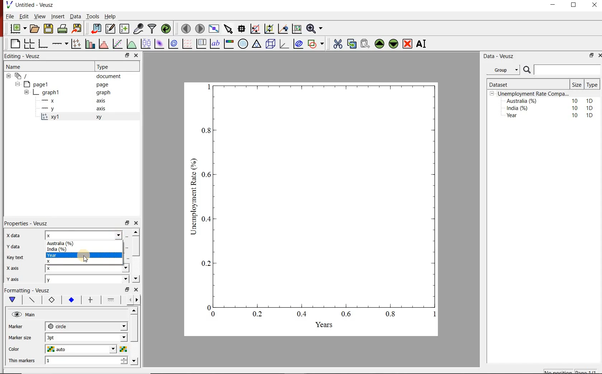 Image resolution: width=602 pixels, height=374 pixels. Describe the element at coordinates (365, 44) in the screenshot. I see `paste the widgets` at that location.